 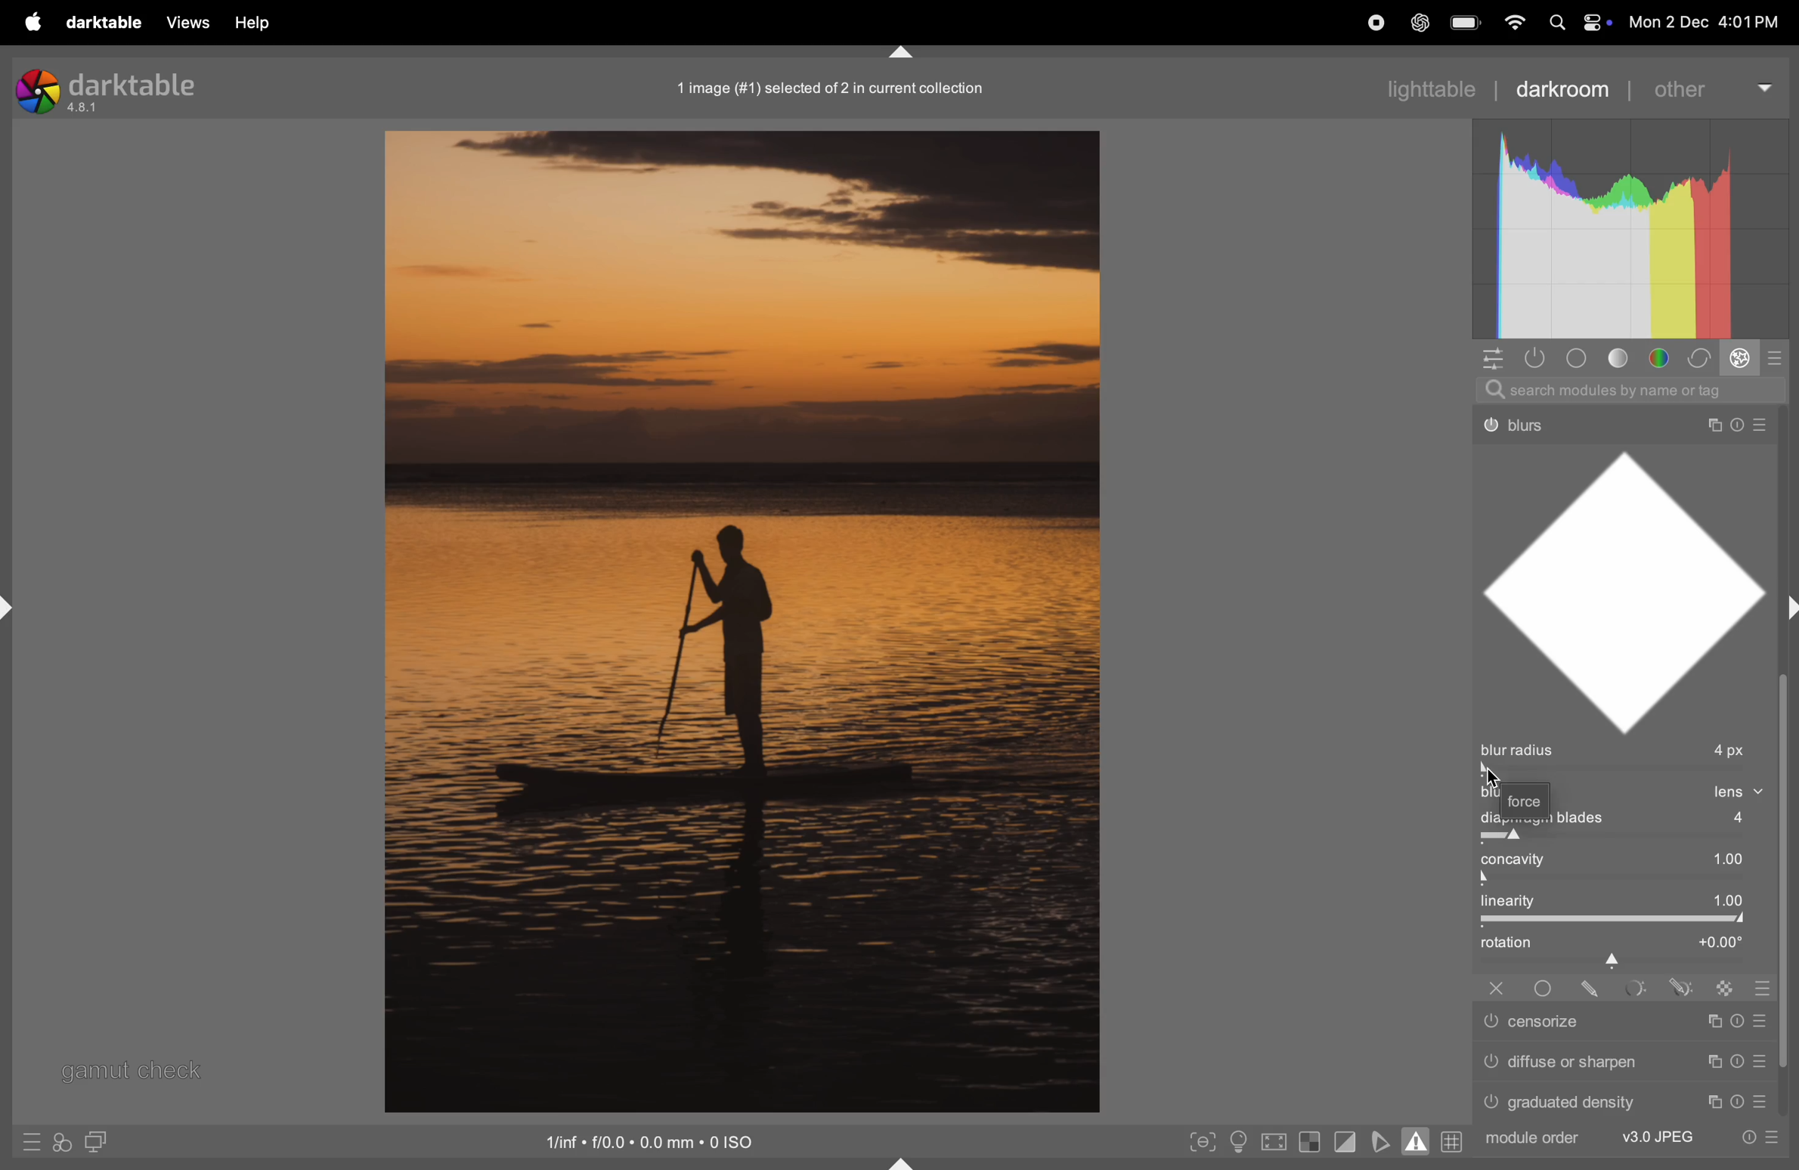 What do you see at coordinates (1628, 1100) in the screenshot?
I see `` at bounding box center [1628, 1100].